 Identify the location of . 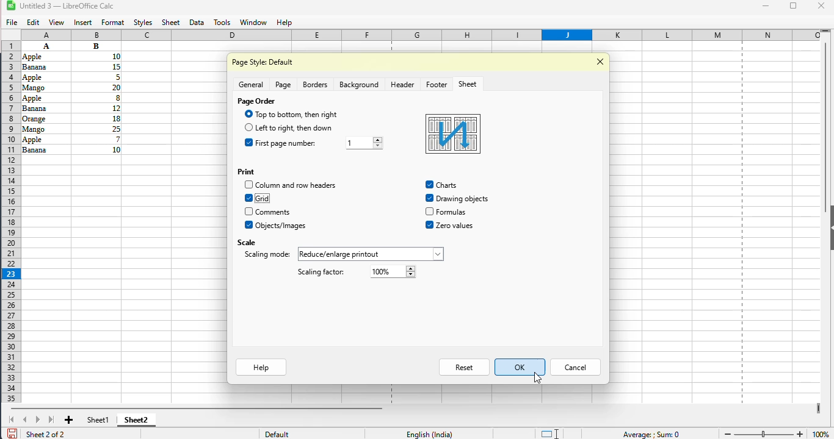
(96, 97).